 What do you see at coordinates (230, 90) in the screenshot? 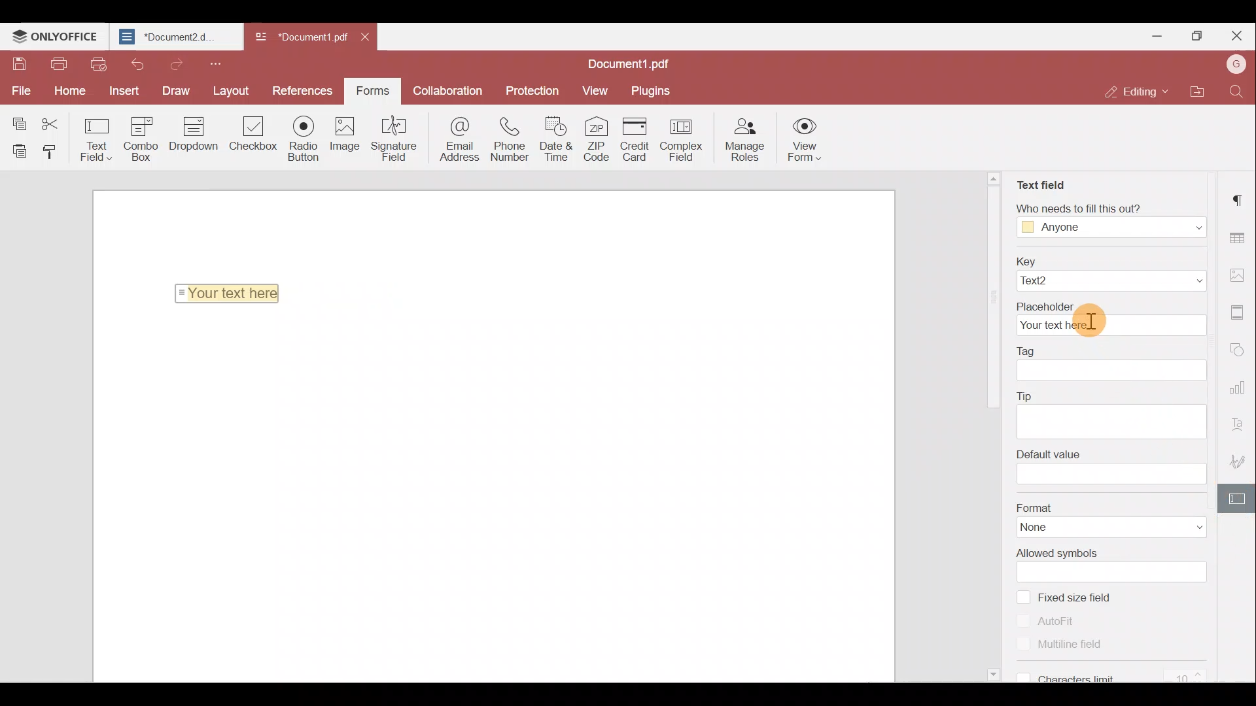
I see `Layout` at bounding box center [230, 90].